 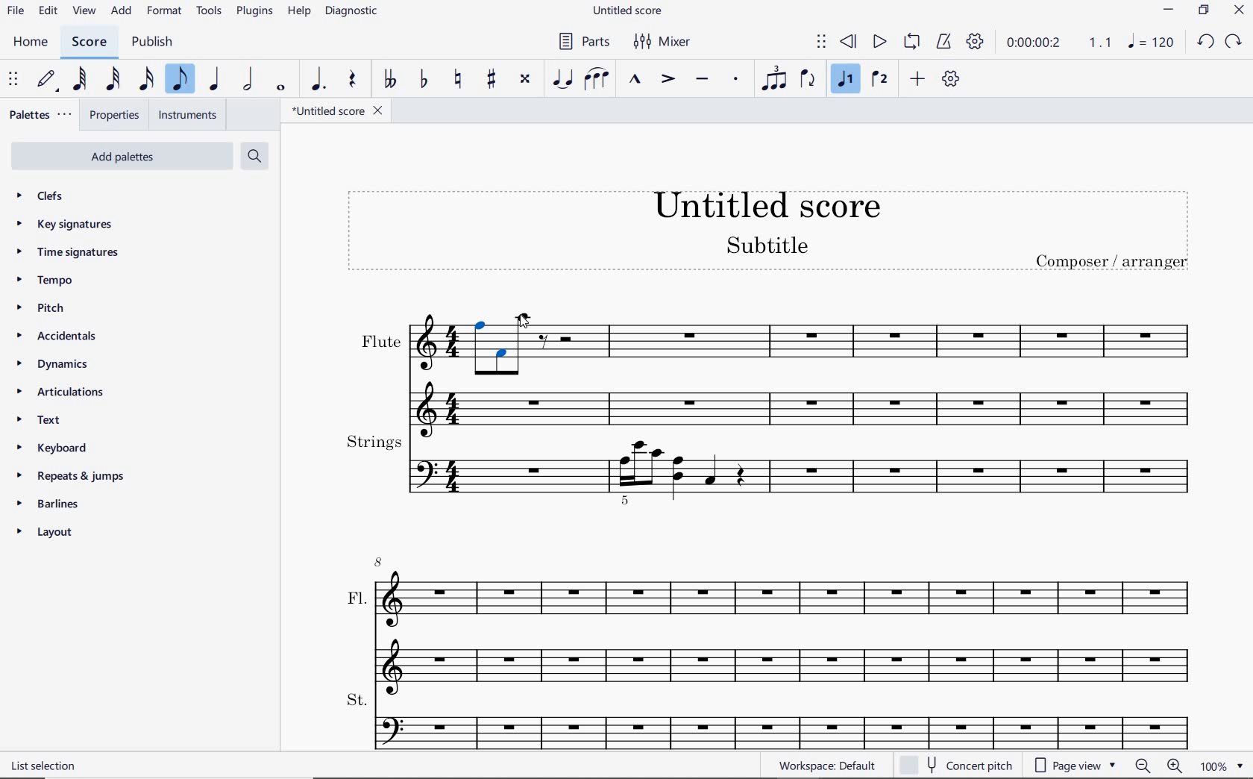 I want to click on EIGHTH NOTE, so click(x=180, y=80).